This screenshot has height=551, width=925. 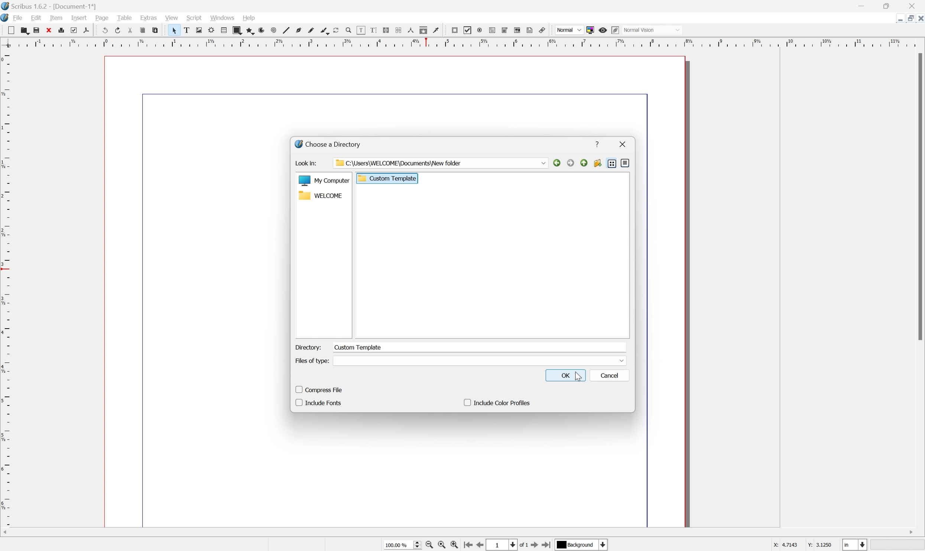 What do you see at coordinates (597, 164) in the screenshot?
I see `create new folder` at bounding box center [597, 164].